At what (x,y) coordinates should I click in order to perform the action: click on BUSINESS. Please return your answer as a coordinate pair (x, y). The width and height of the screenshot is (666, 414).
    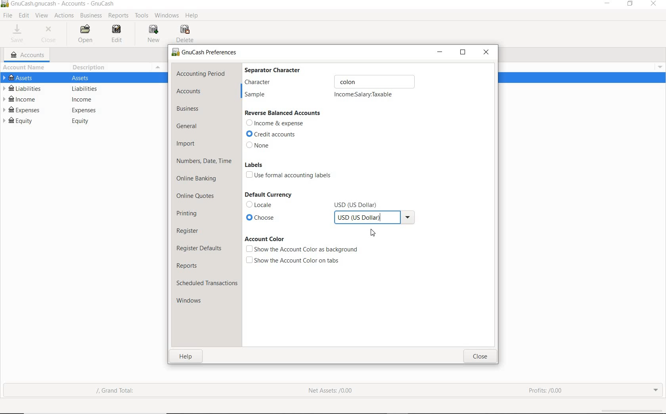
    Looking at the image, I should click on (92, 16).